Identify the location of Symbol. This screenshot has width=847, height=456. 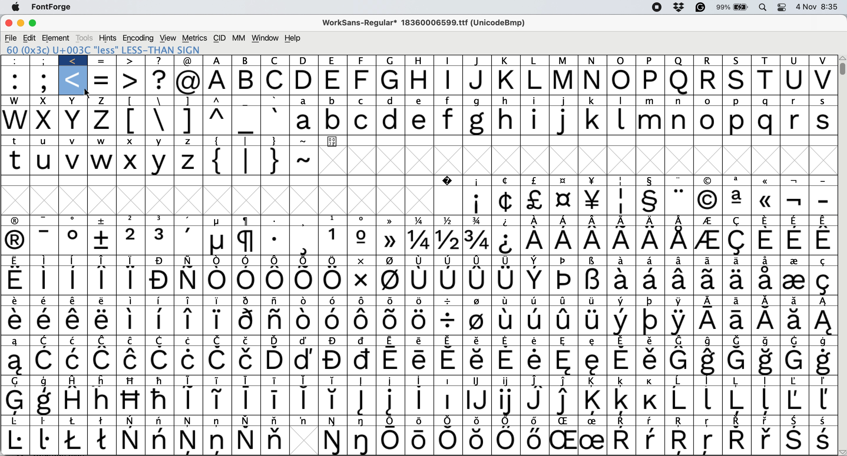
(764, 201).